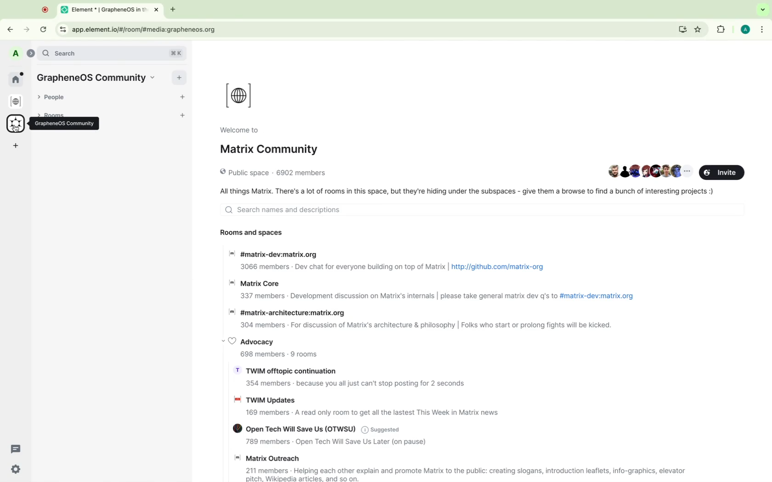 The image size is (772, 482). What do you see at coordinates (270, 458) in the screenshot?
I see `Matrix outreach` at bounding box center [270, 458].